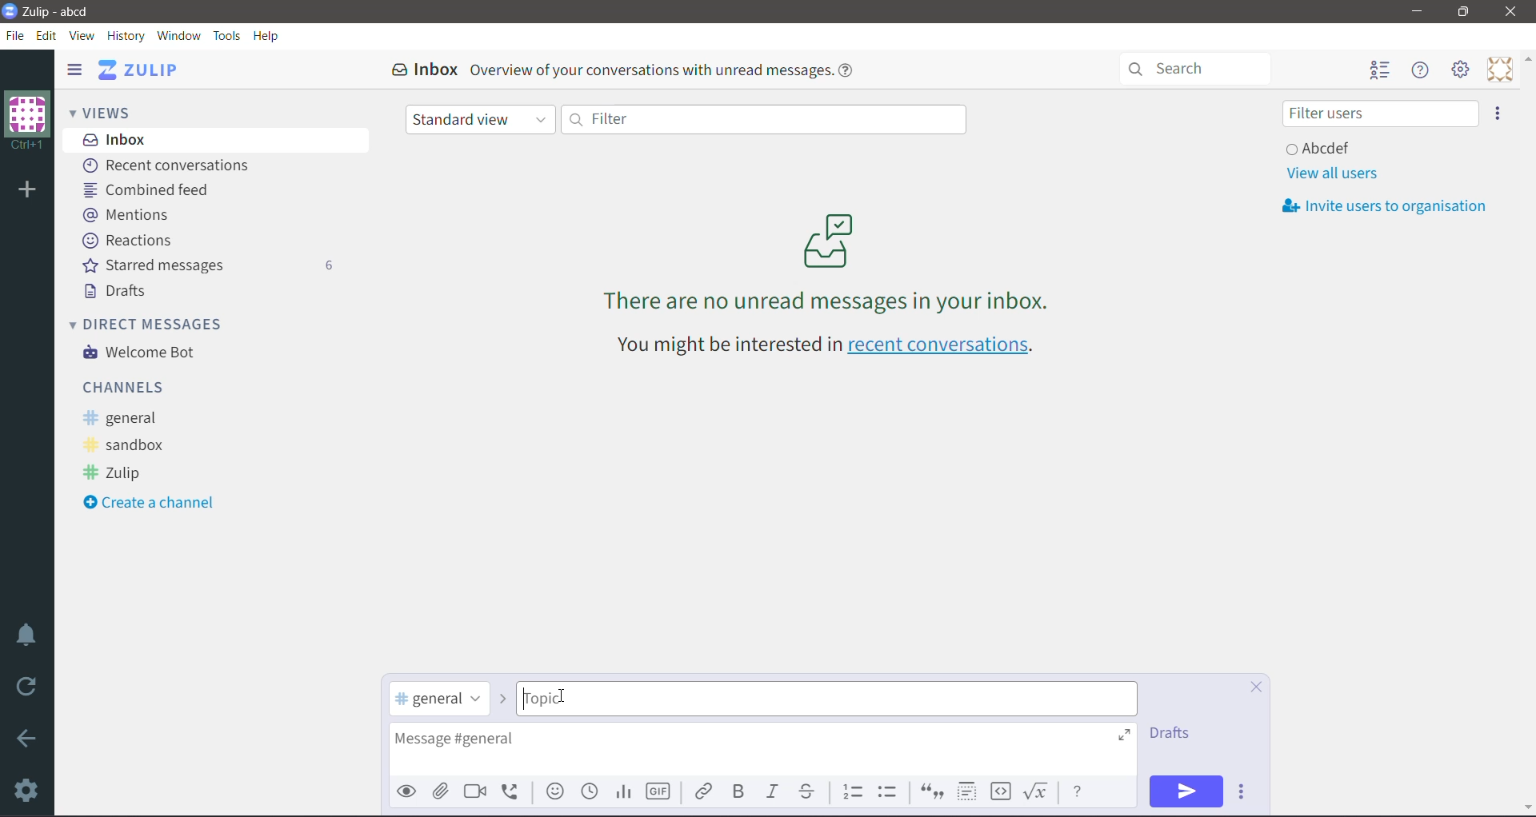  What do you see at coordinates (762, 118) in the screenshot?
I see `Filter` at bounding box center [762, 118].